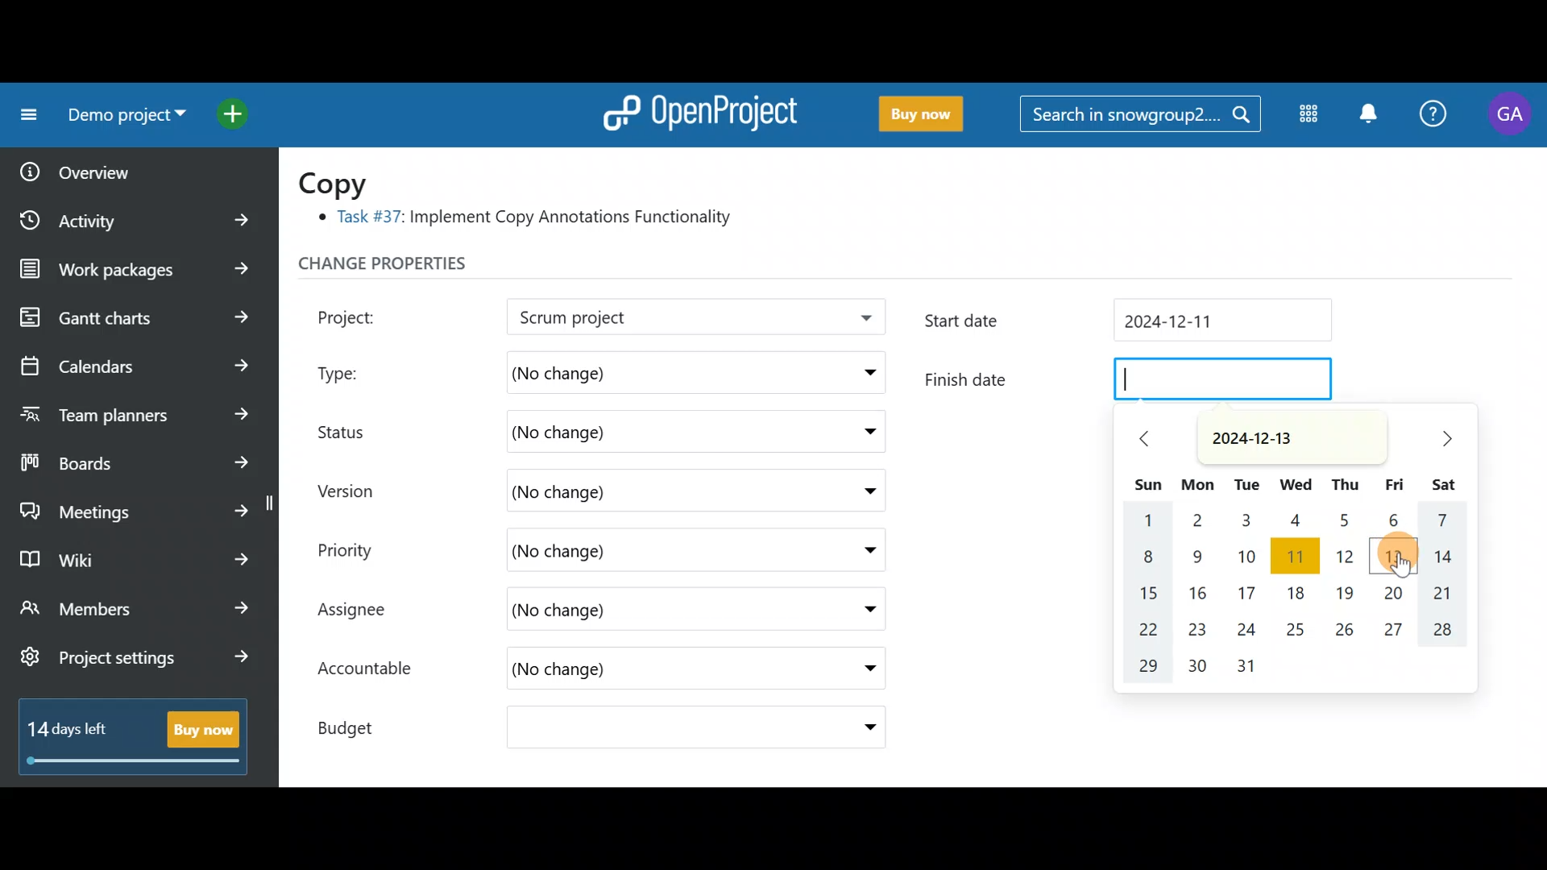 The image size is (1547, 870). I want to click on OpenProject, so click(697, 110).